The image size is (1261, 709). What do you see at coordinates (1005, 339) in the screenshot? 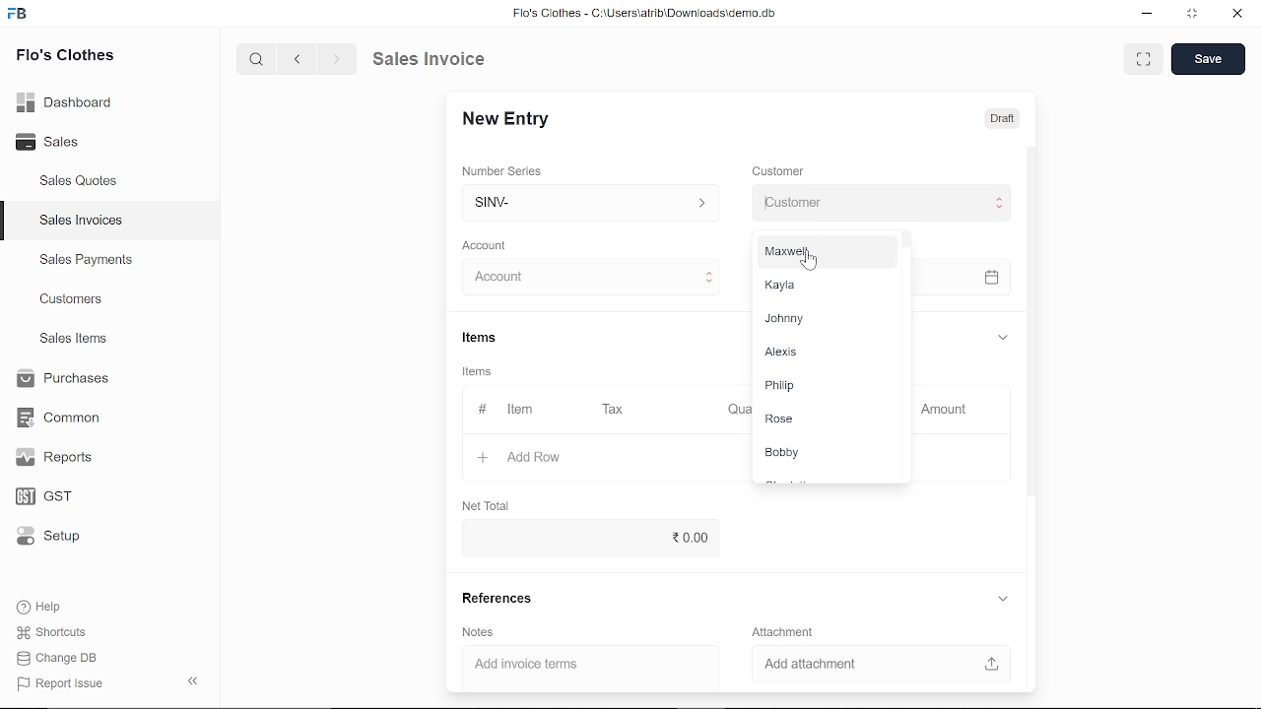
I see `expand` at bounding box center [1005, 339].